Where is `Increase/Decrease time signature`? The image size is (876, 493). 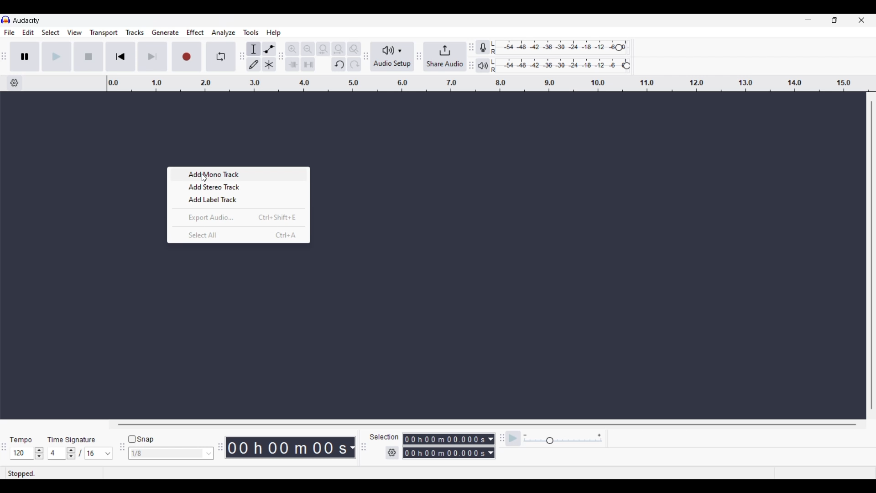 Increase/Decrease time signature is located at coordinates (71, 453).